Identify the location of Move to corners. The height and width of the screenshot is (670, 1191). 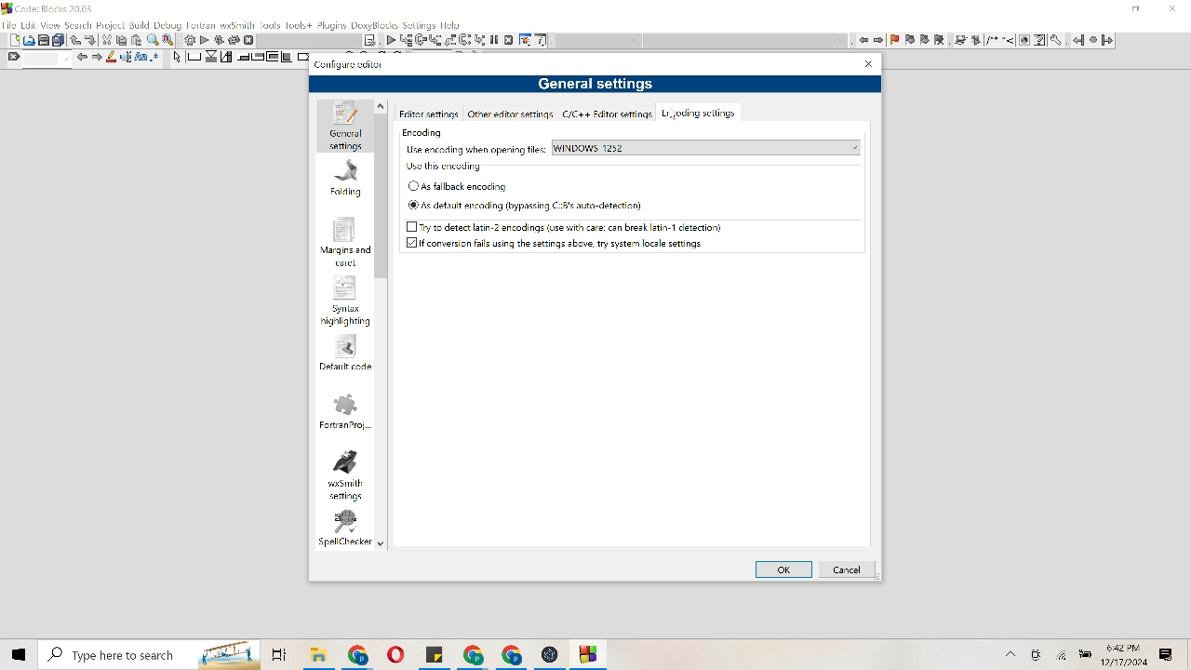
(242, 57).